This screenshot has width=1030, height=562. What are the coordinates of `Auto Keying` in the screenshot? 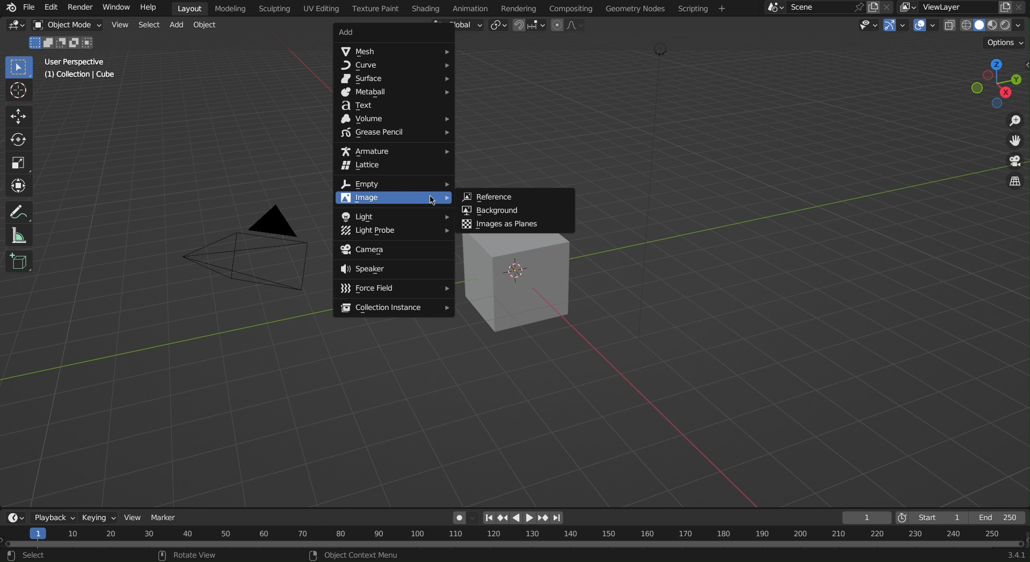 It's located at (461, 516).